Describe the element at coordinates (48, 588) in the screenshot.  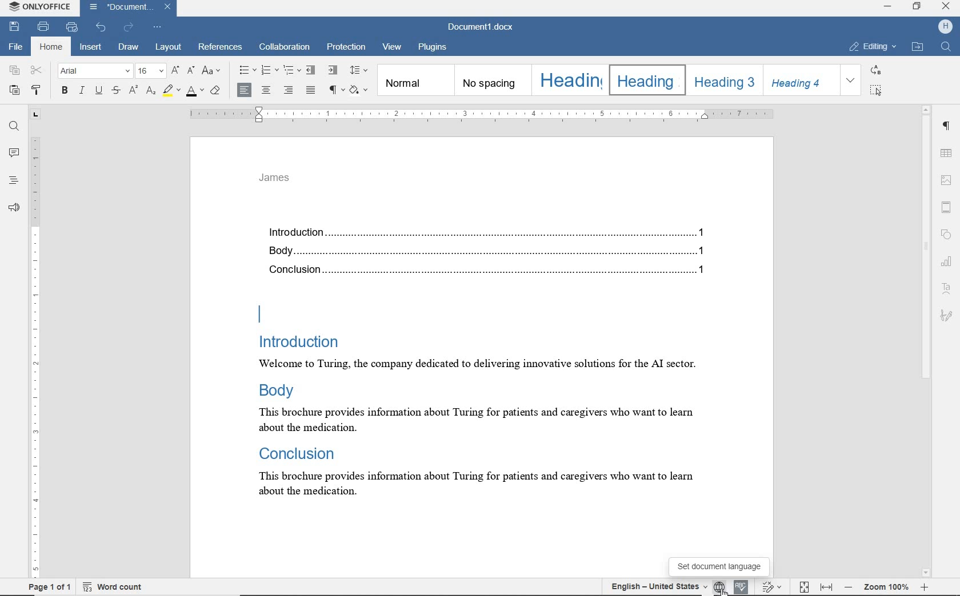
I see `page 1 of 1` at that location.